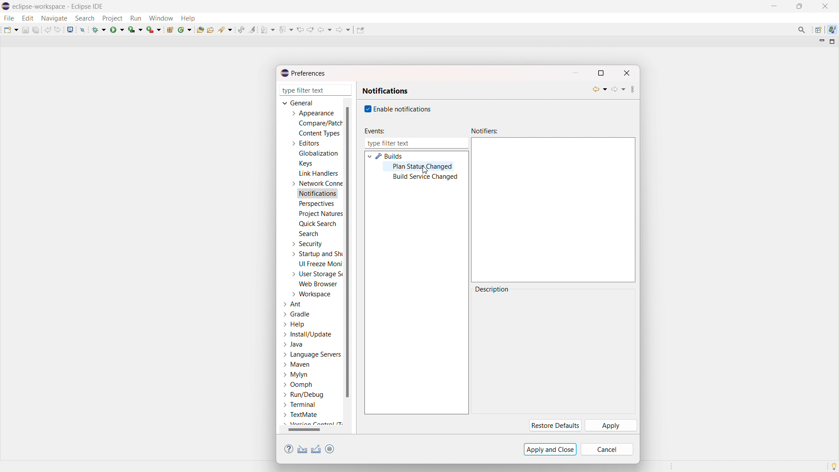 This screenshot has height=472, width=839. Describe the element at coordinates (135, 18) in the screenshot. I see `run` at that location.